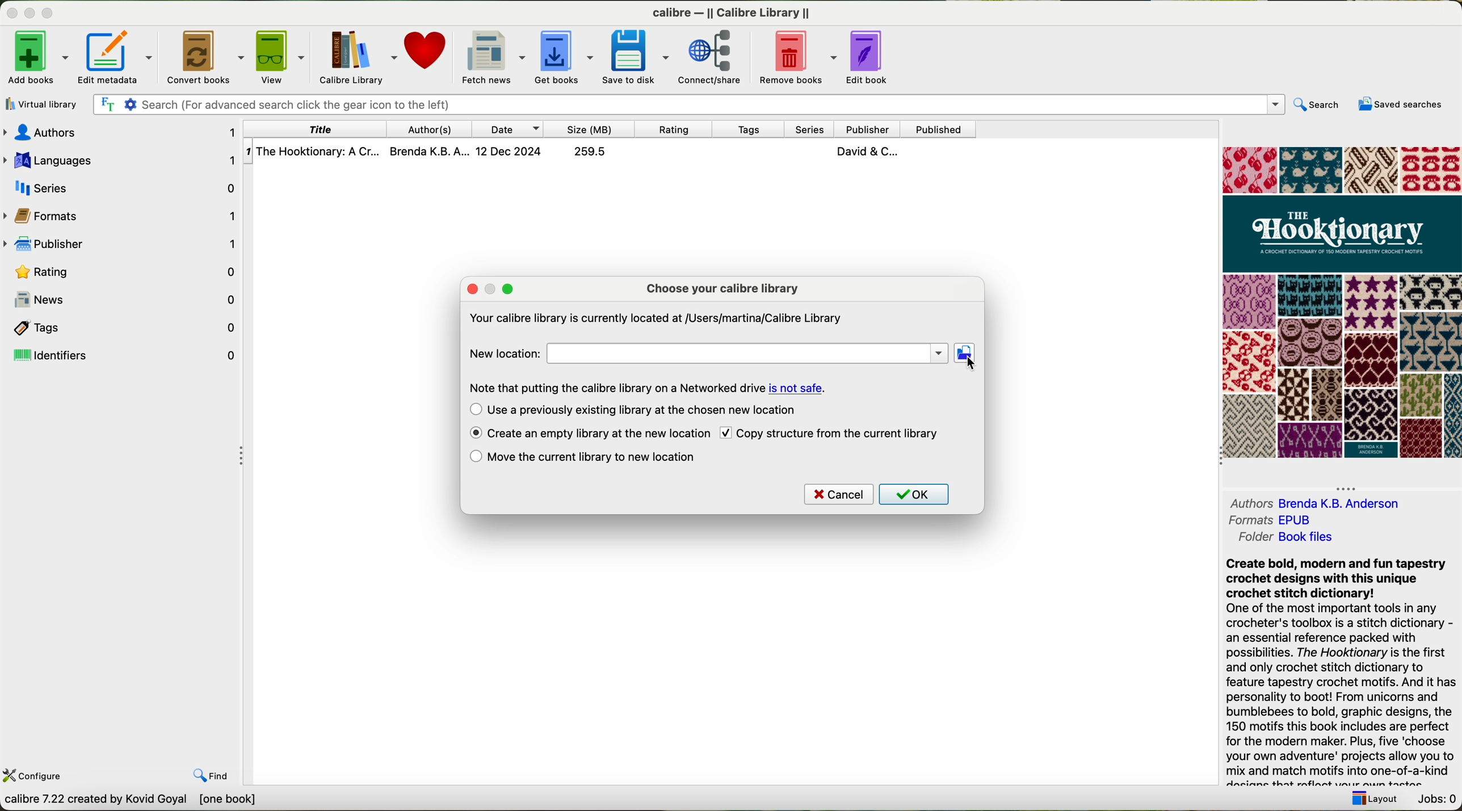 This screenshot has width=1462, height=811. Describe the element at coordinates (867, 56) in the screenshot. I see `edit book` at that location.